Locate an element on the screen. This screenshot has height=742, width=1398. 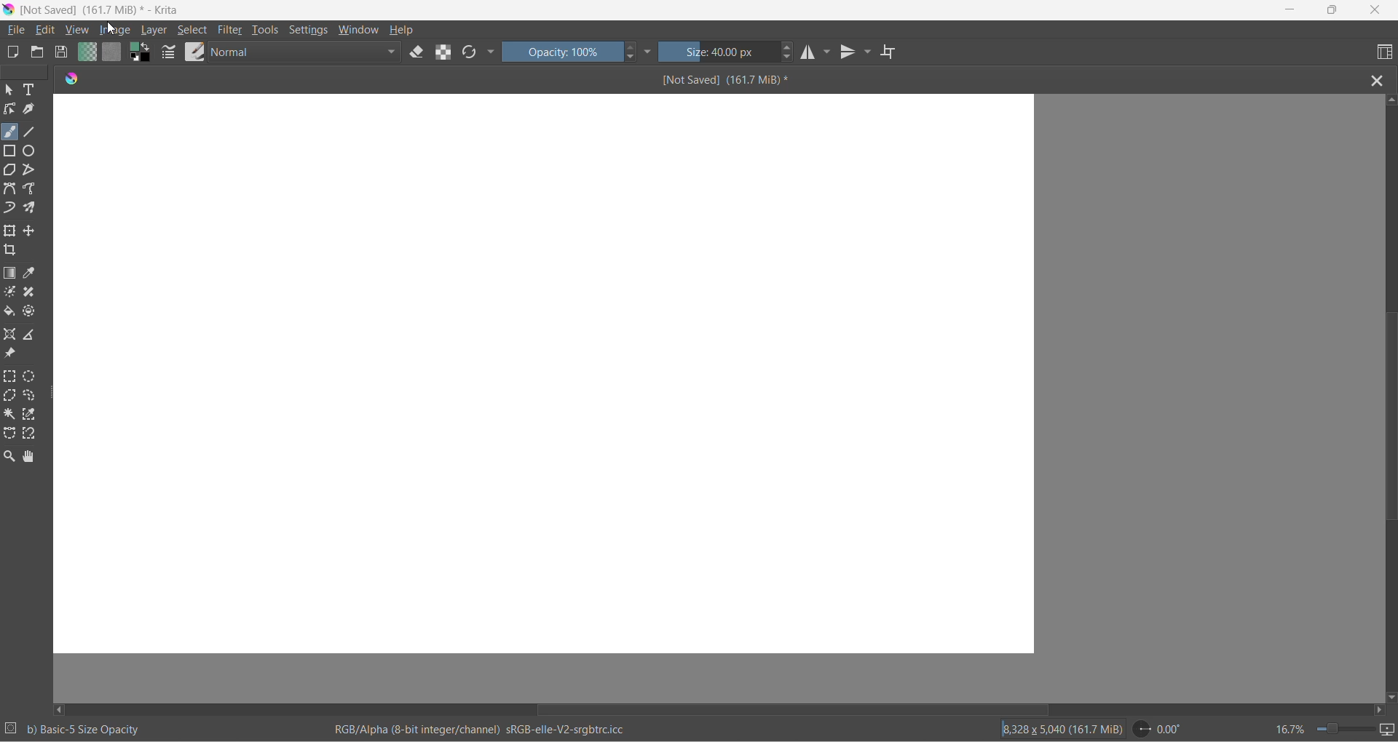
horizontal mirror tool settings dropdown button is located at coordinates (829, 55).